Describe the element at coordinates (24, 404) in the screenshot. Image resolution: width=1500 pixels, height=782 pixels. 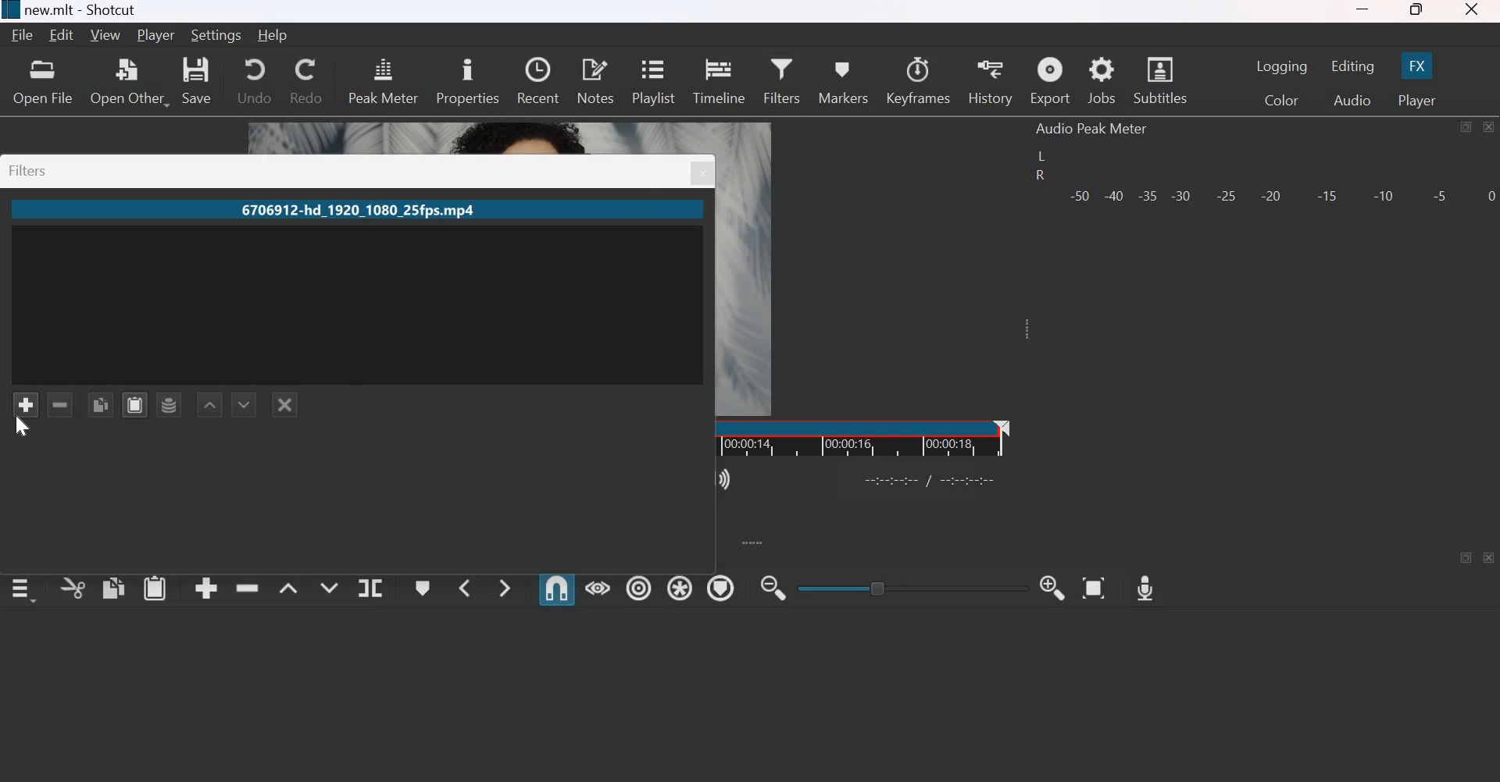
I see `Add a filter` at that location.